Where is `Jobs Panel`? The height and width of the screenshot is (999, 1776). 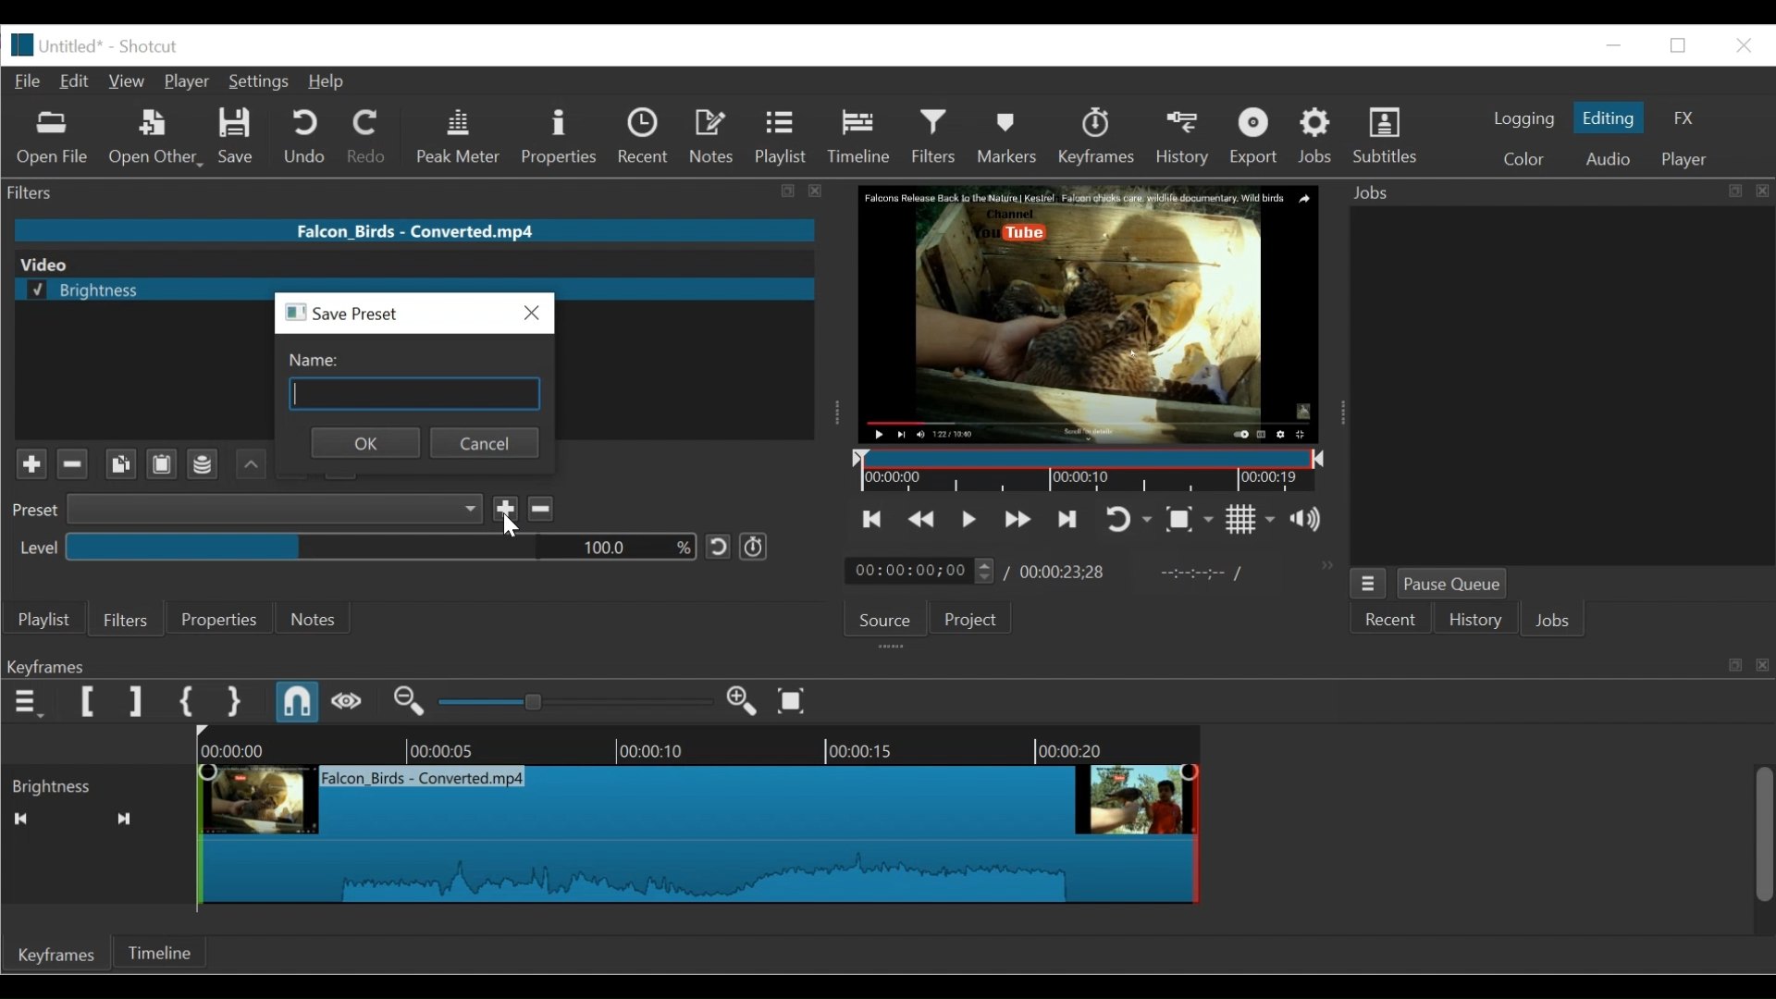 Jobs Panel is located at coordinates (1557, 192).